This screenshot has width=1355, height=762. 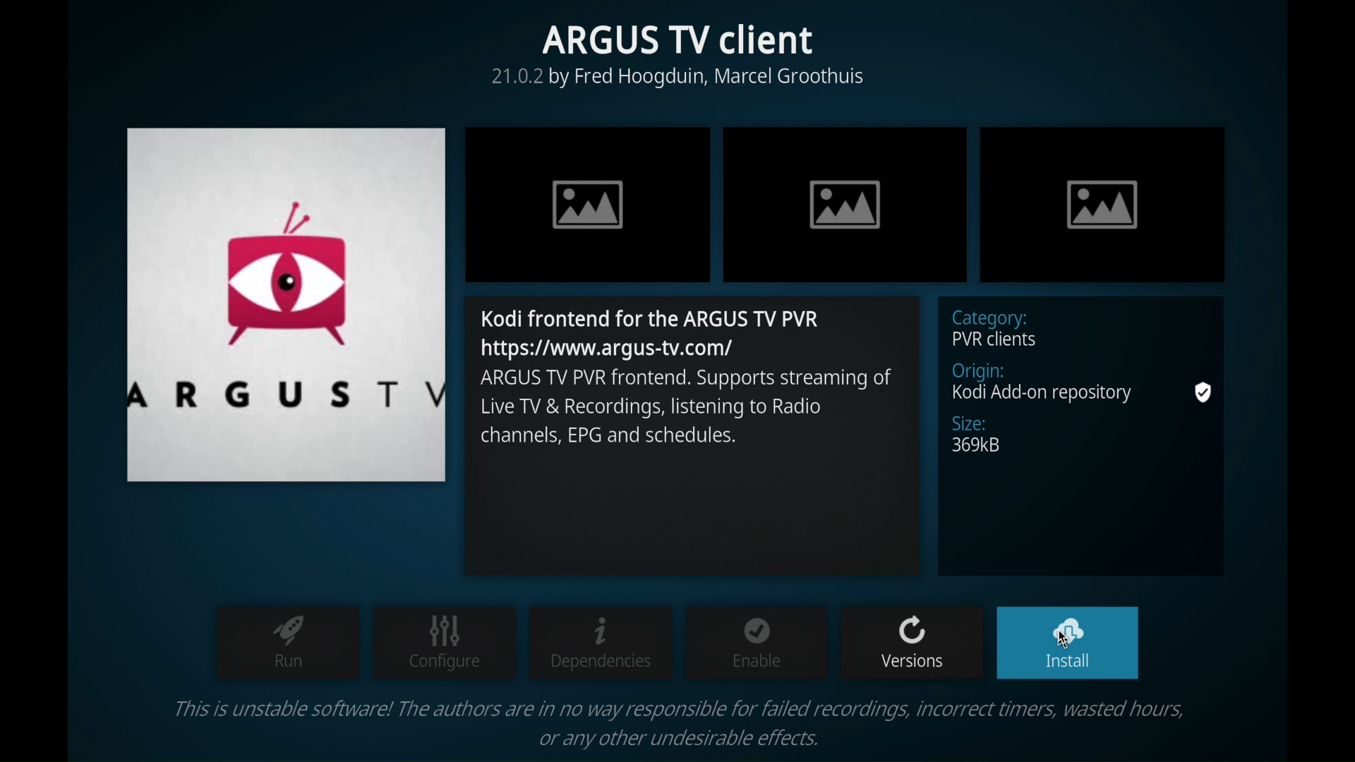 I want to click on Image, so click(x=1100, y=201).